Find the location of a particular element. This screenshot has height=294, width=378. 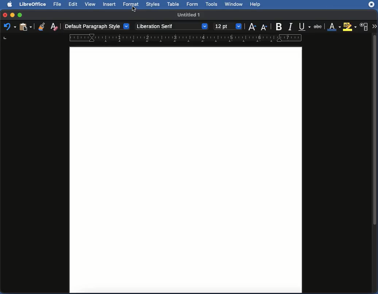

Clear formatting  is located at coordinates (54, 27).